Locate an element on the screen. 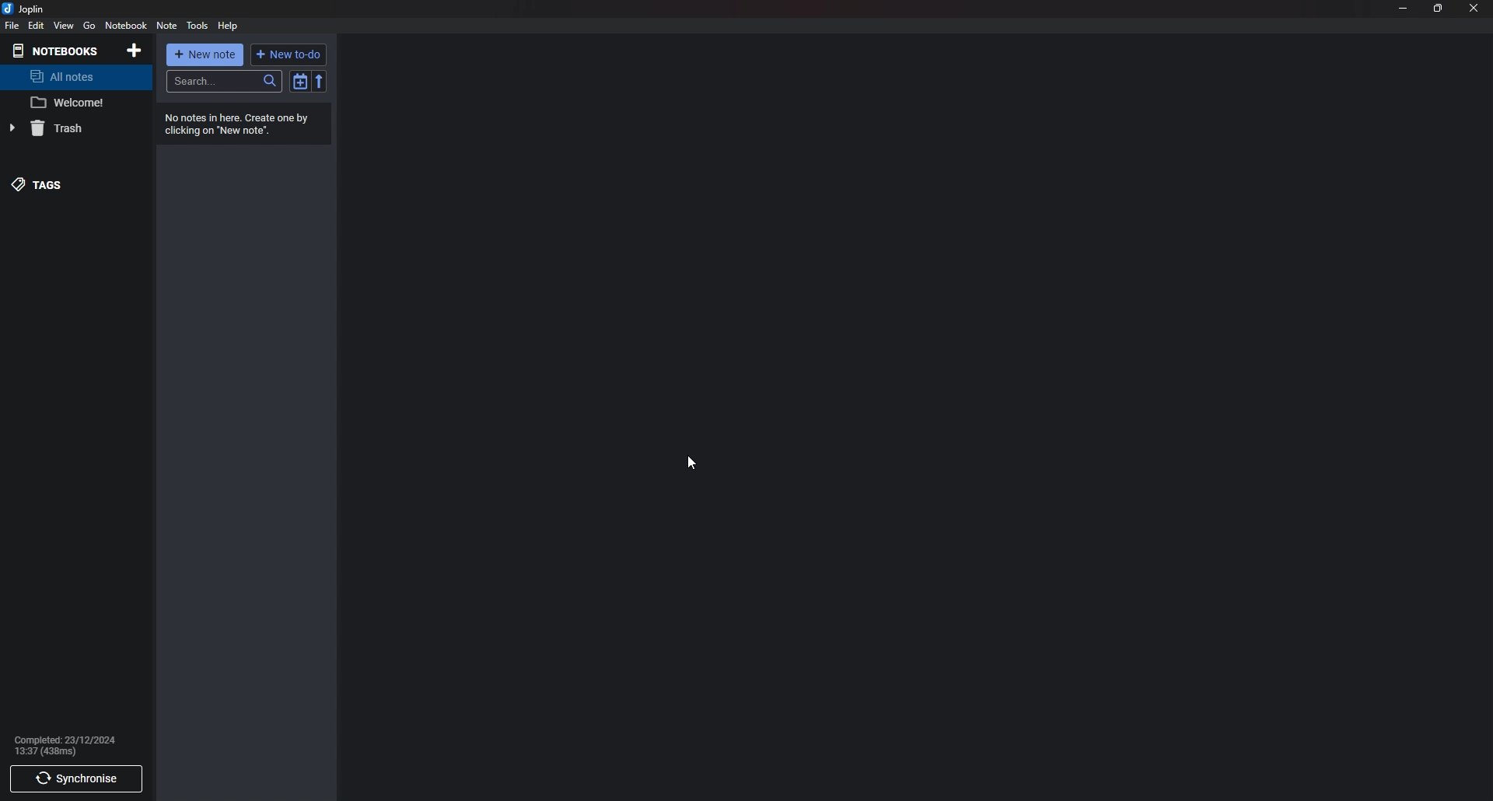 The height and width of the screenshot is (801, 1493). Toggle sort order is located at coordinates (298, 82).